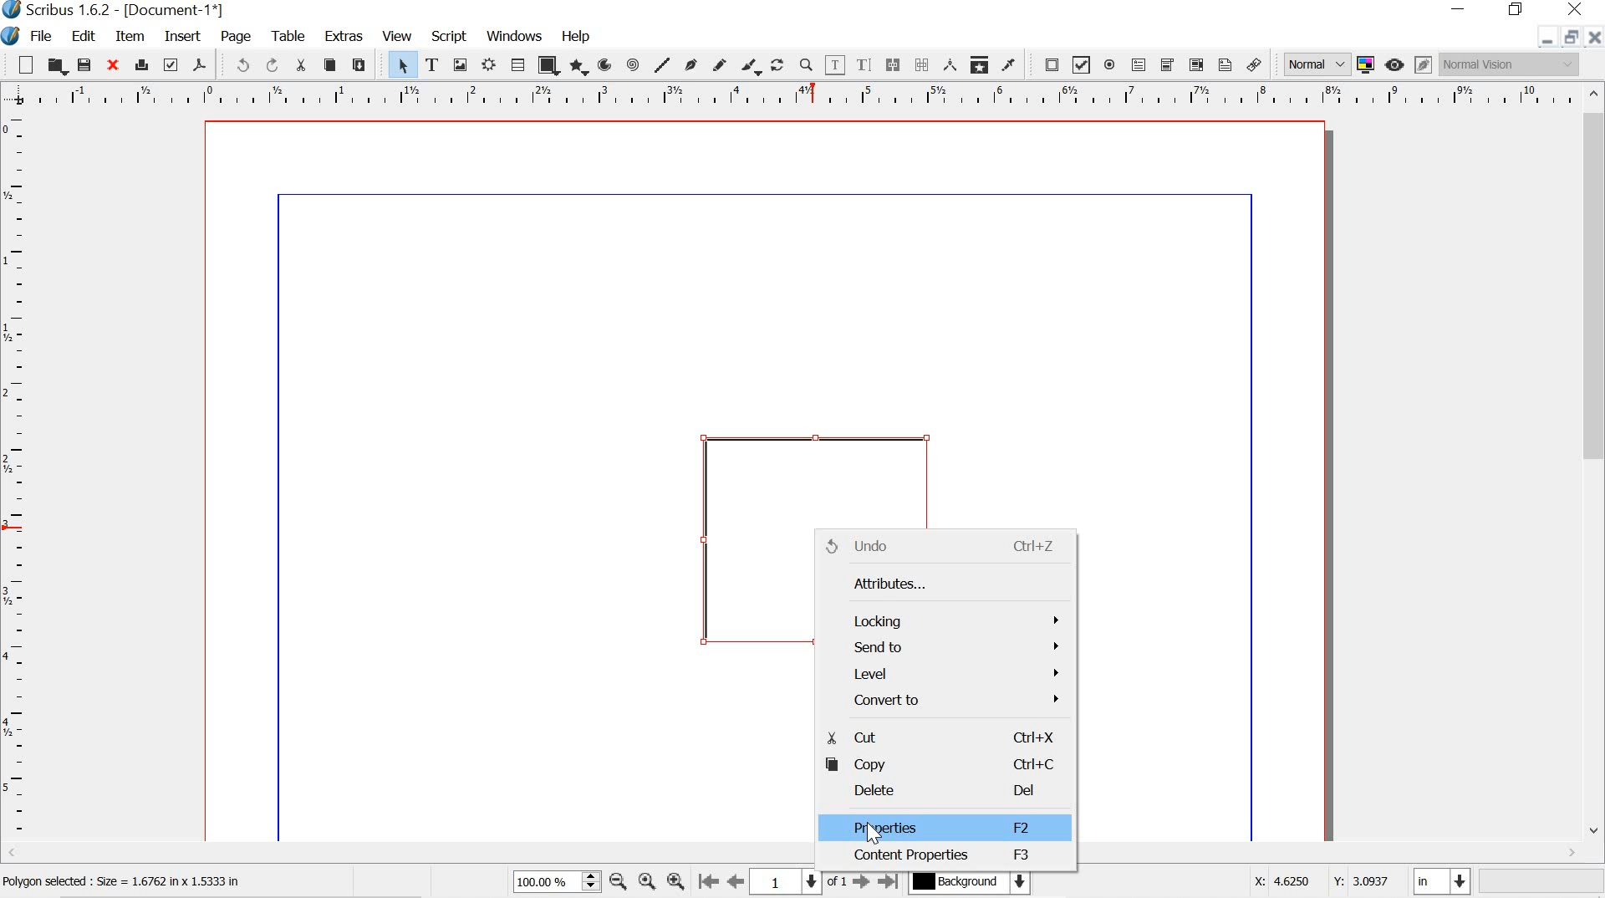  What do you see at coordinates (343, 38) in the screenshot?
I see `EXTRAS` at bounding box center [343, 38].